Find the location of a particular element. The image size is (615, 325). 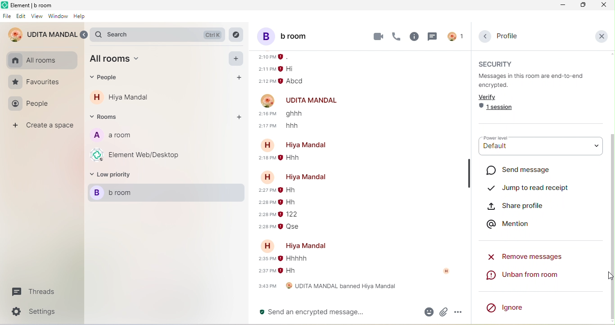

voice call is located at coordinates (397, 37).